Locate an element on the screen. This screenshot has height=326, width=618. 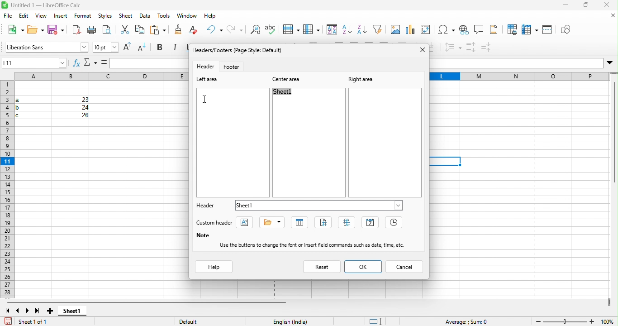
new is located at coordinates (15, 30).